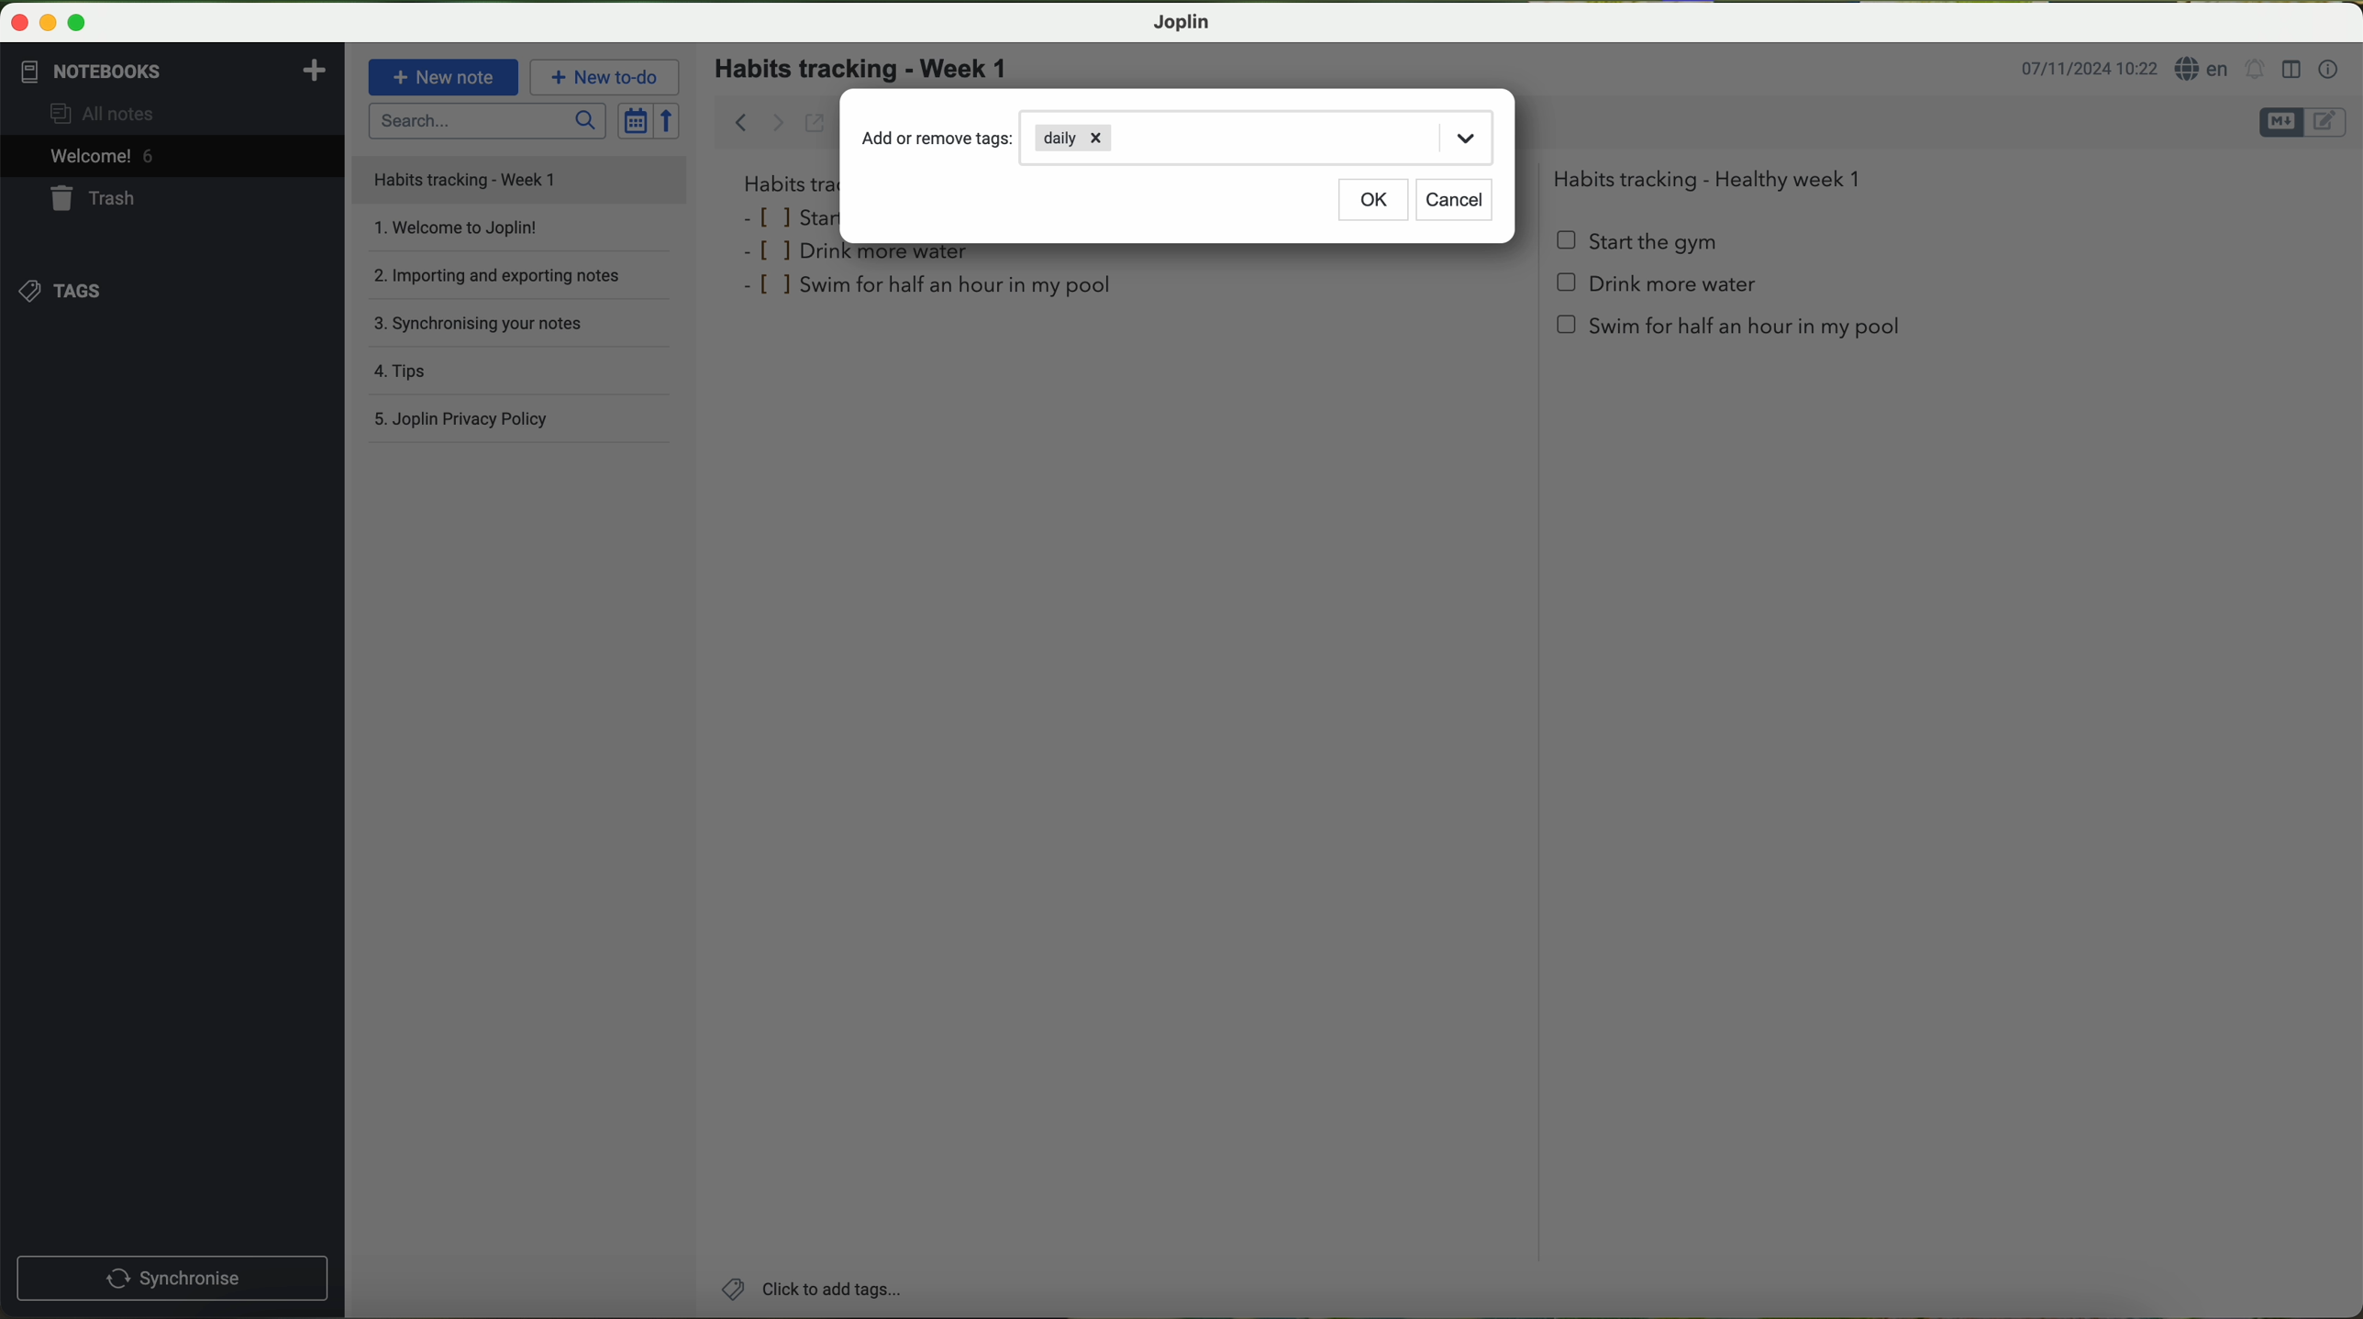  I want to click on forward, so click(778, 122).